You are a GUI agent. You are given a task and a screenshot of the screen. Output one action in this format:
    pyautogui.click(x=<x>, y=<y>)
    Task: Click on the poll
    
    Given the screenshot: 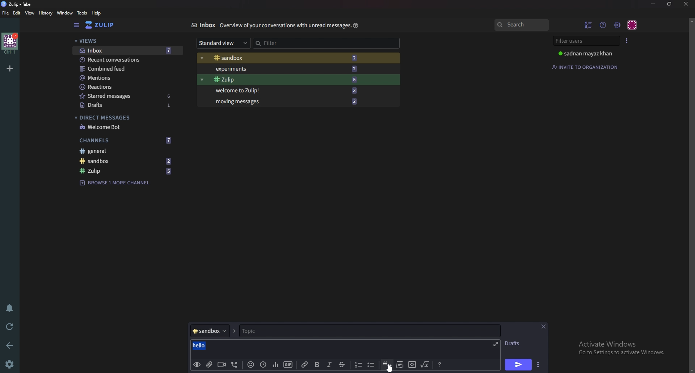 What is the action you would take?
    pyautogui.click(x=276, y=365)
    